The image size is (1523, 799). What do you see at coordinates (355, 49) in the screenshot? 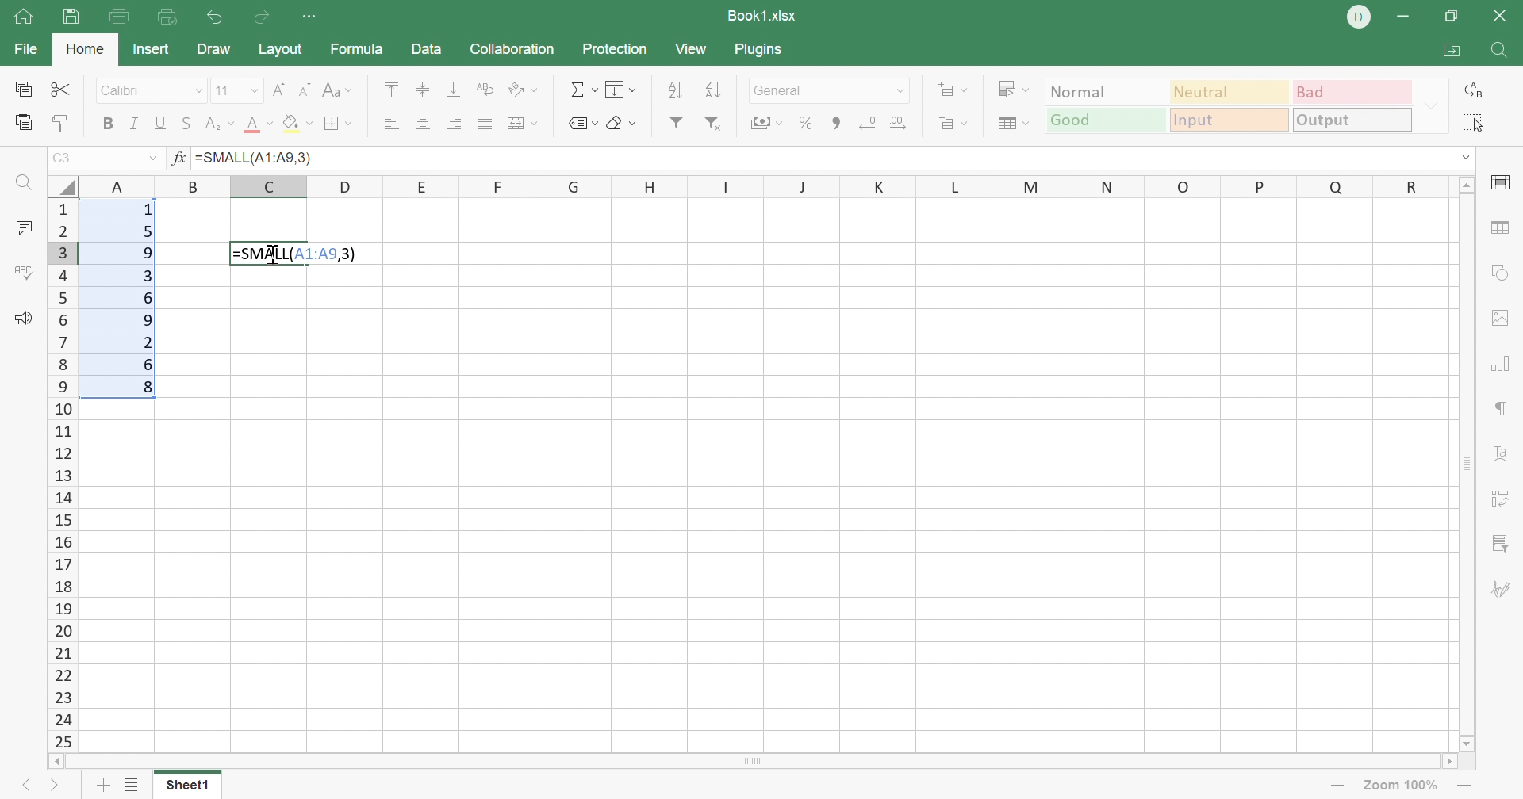
I see `Formula` at bounding box center [355, 49].